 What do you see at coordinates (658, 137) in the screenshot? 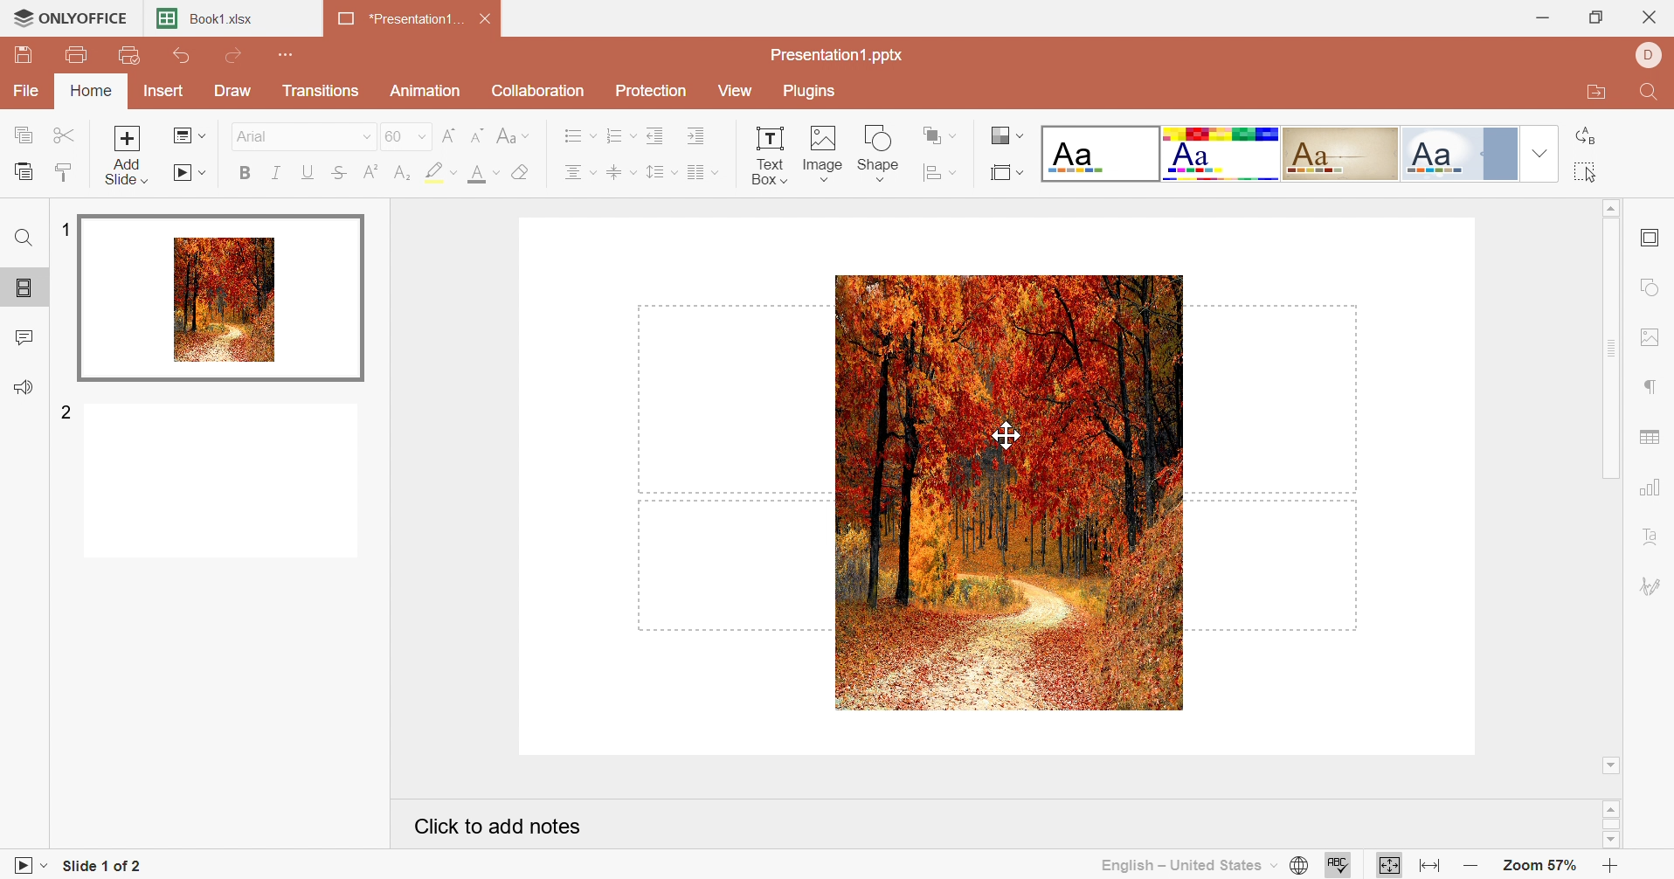
I see `Decrease Indent` at bounding box center [658, 137].